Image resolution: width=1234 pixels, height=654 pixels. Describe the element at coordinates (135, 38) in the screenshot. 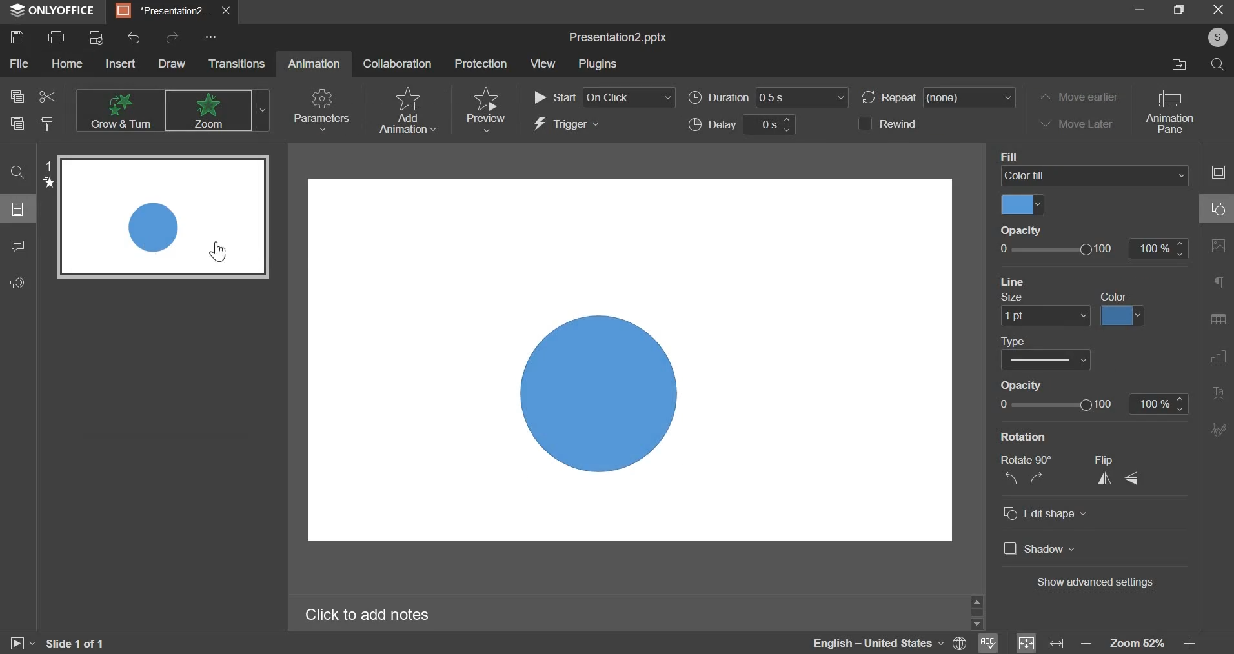

I see `undo` at that location.